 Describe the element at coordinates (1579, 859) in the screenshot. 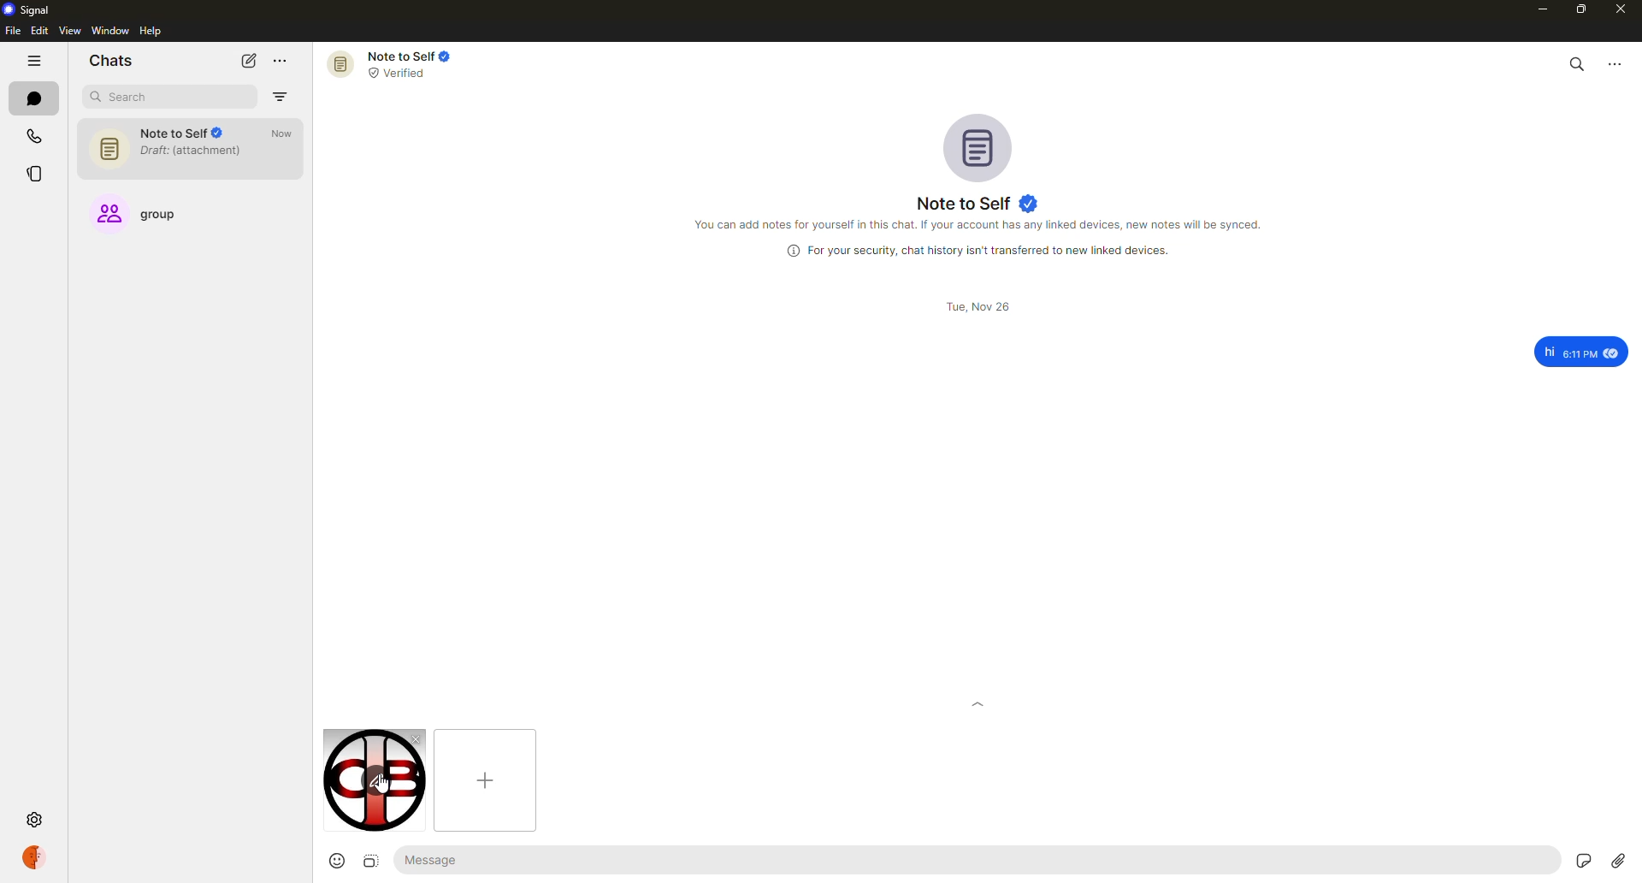

I see `stickers` at that location.